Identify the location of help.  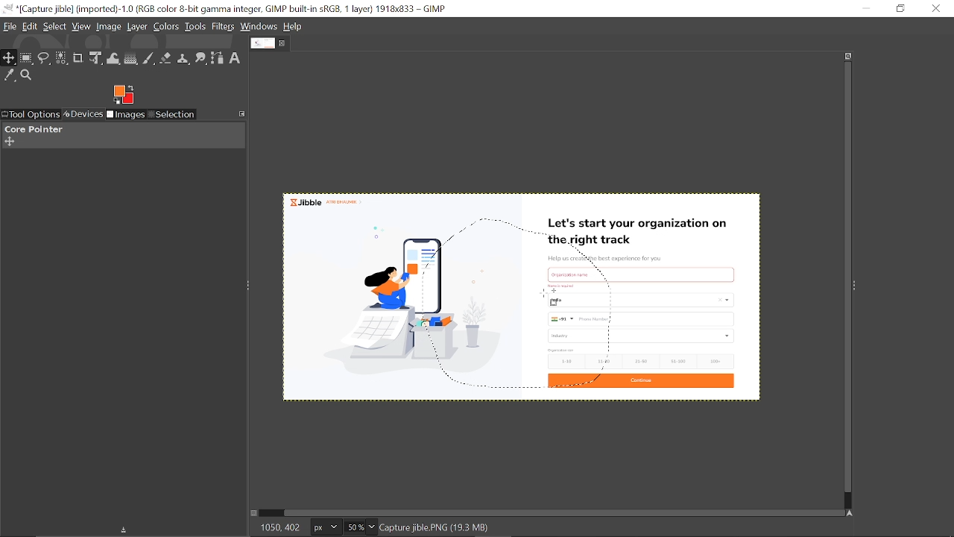
(294, 27).